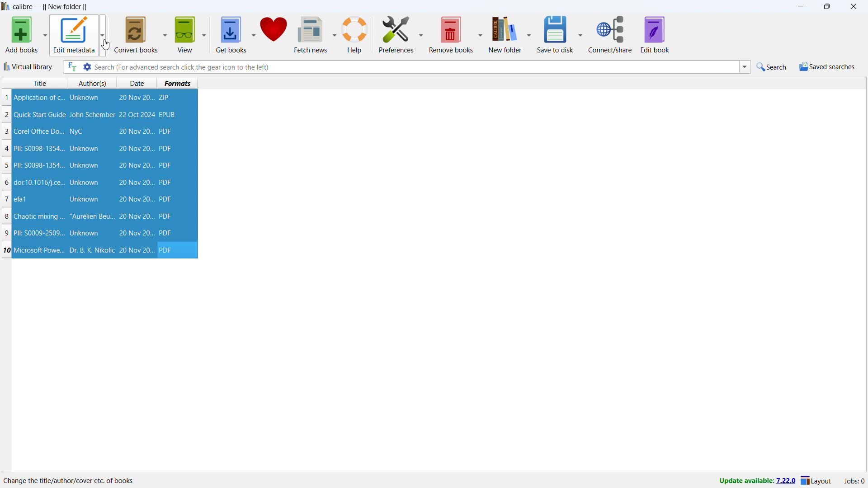 This screenshot has width=868, height=488. Describe the element at coordinates (39, 217) in the screenshot. I see `Chaotic mixing ...` at that location.